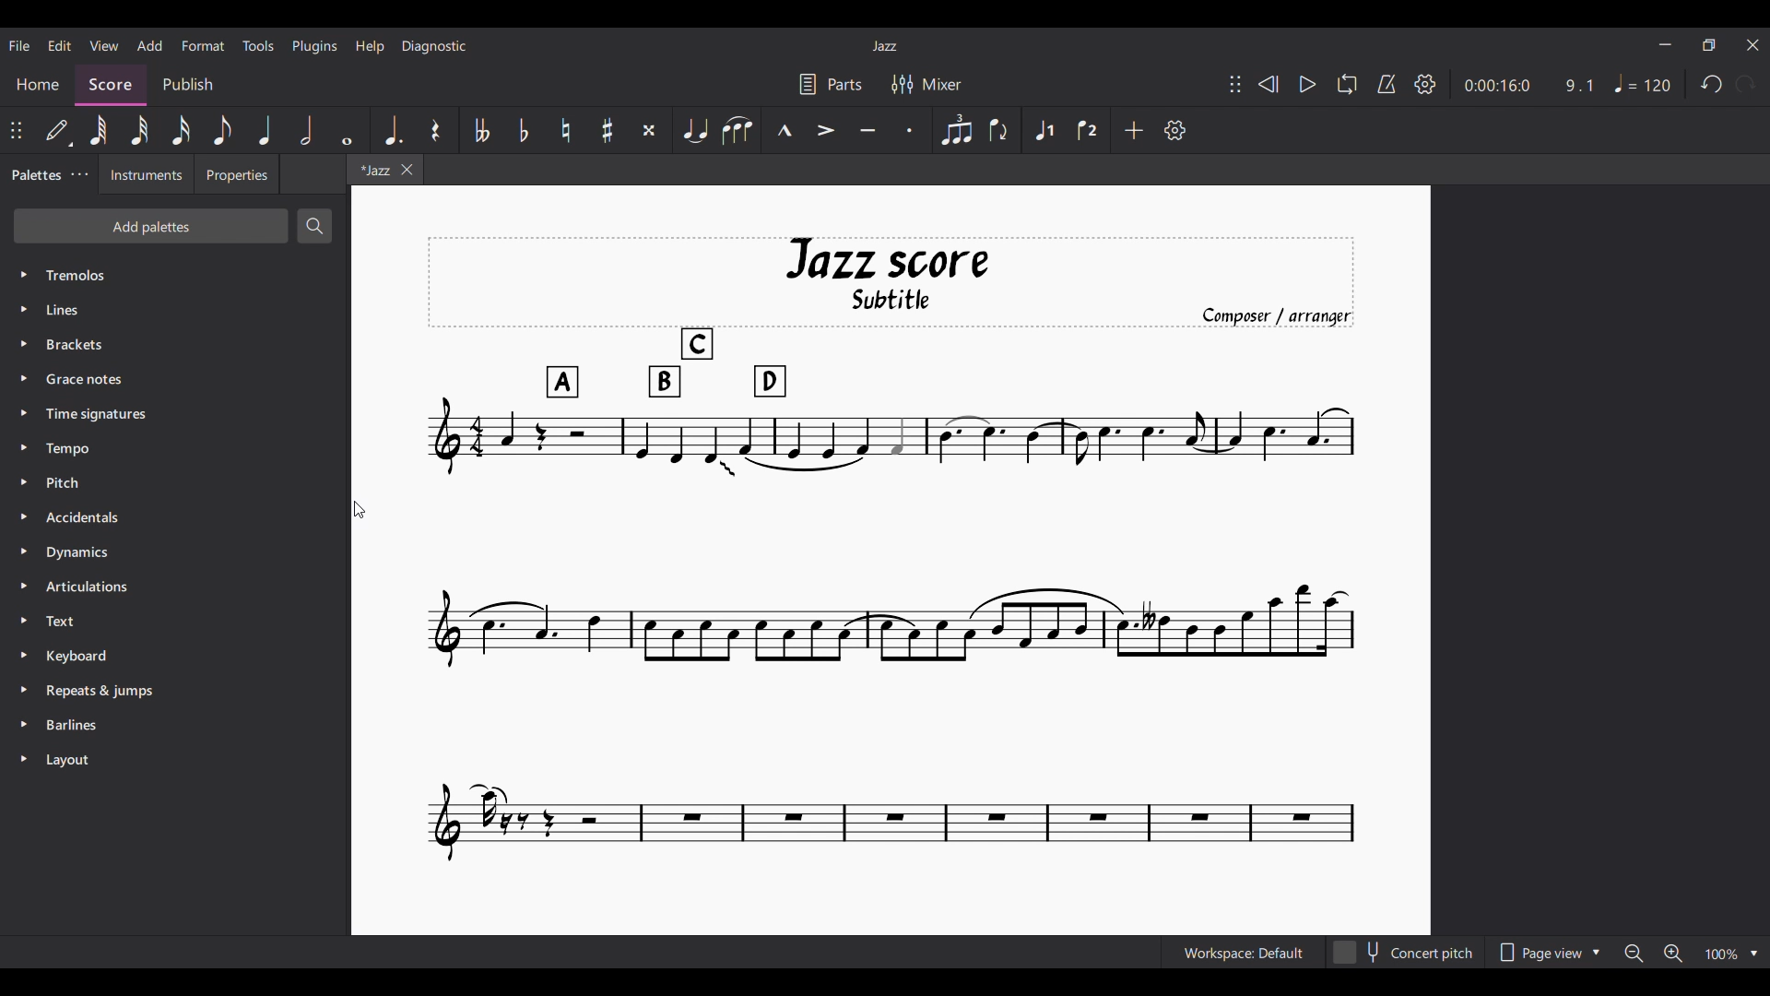 This screenshot has height=996, width=1770. Describe the element at coordinates (525, 130) in the screenshot. I see `Toggle flat` at that location.